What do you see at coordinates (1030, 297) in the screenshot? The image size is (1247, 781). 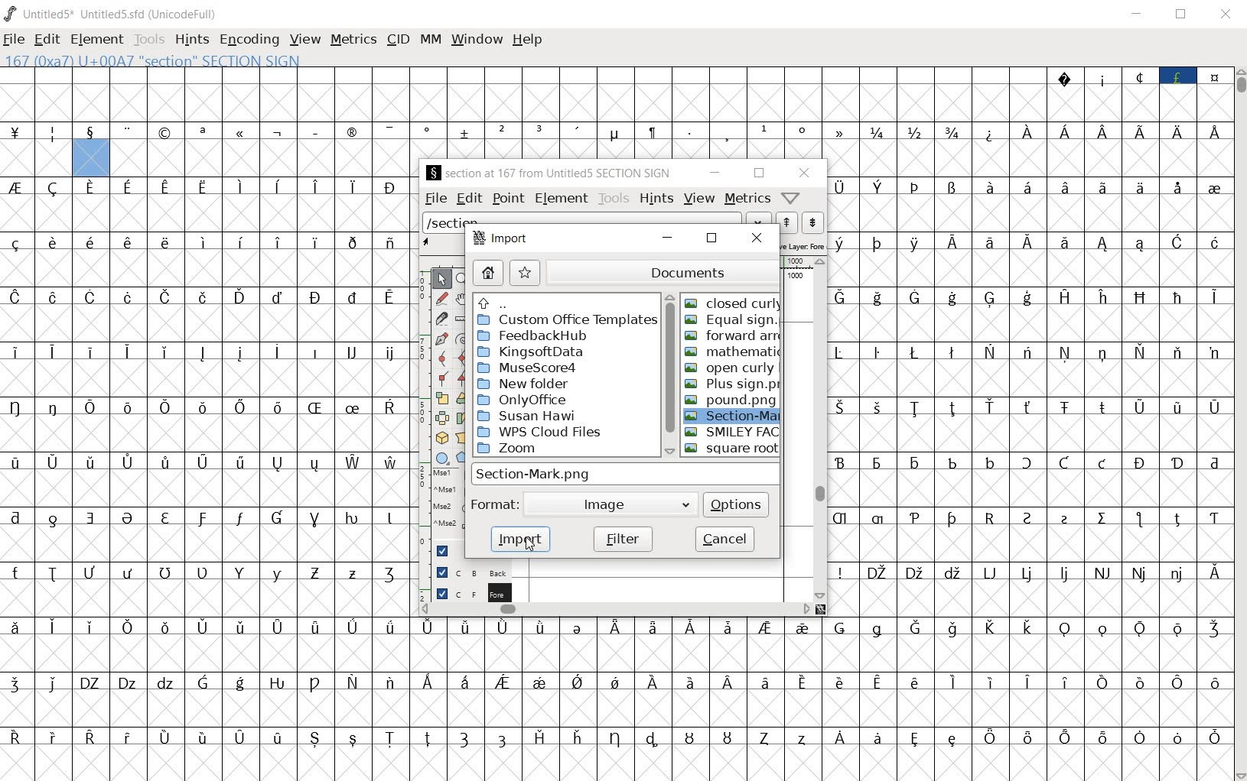 I see `special letters` at bounding box center [1030, 297].